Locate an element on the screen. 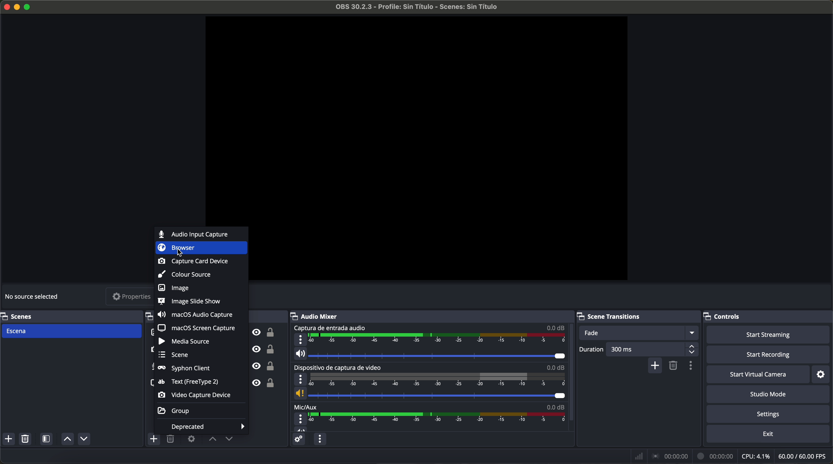 This screenshot has width=833, height=464. 0.0 dB is located at coordinates (556, 328).